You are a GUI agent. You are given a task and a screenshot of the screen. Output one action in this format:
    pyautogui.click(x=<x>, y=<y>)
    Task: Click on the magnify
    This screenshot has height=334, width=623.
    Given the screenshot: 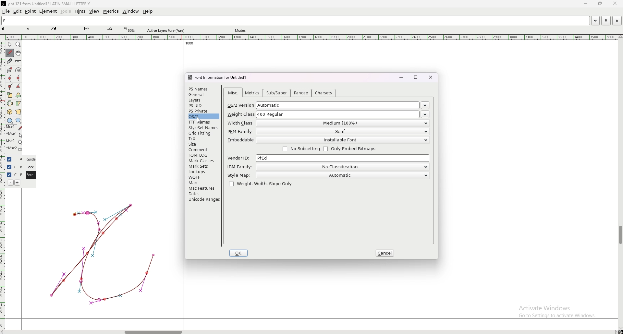 What is the action you would take?
    pyautogui.click(x=18, y=44)
    